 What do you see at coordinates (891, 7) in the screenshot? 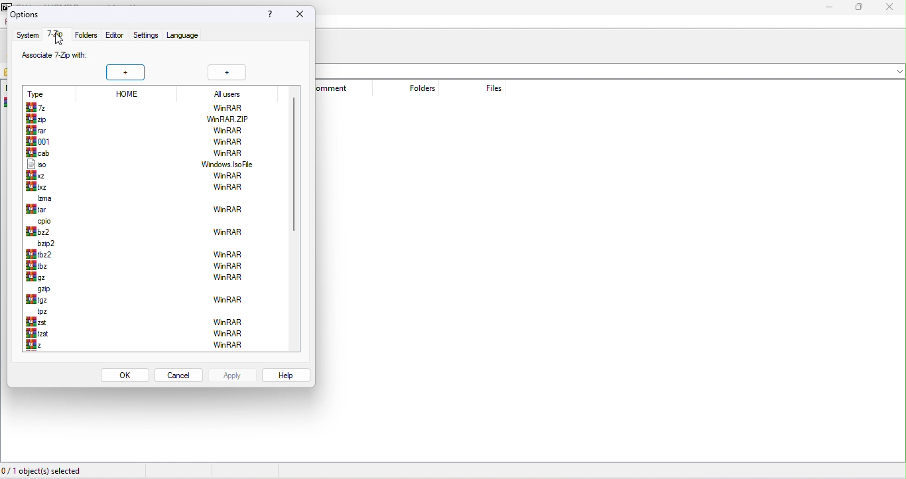
I see `close` at bounding box center [891, 7].